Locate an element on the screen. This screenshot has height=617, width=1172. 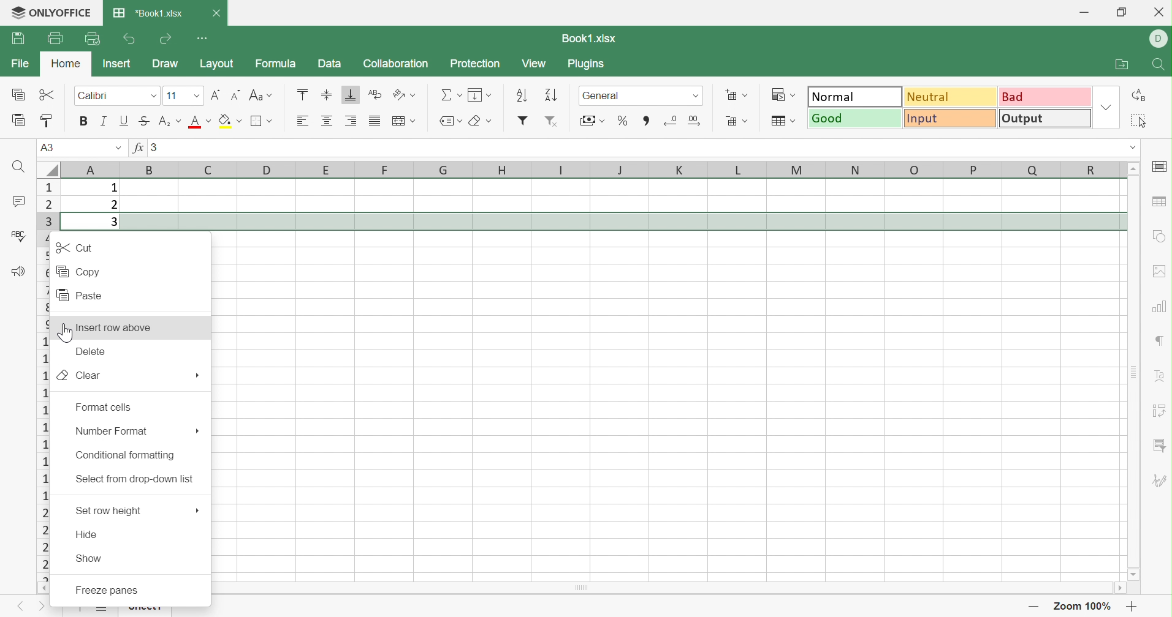
Slicer settings is located at coordinates (1160, 444).